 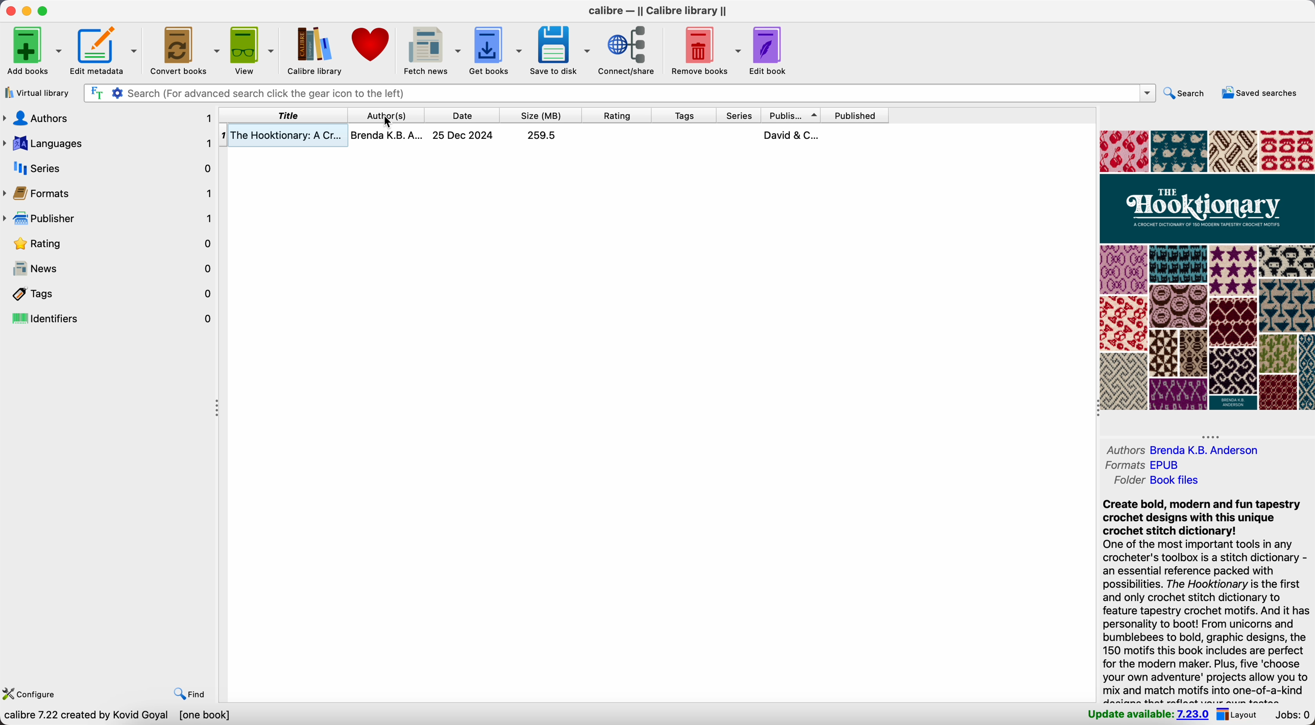 I want to click on maximize, so click(x=44, y=10).